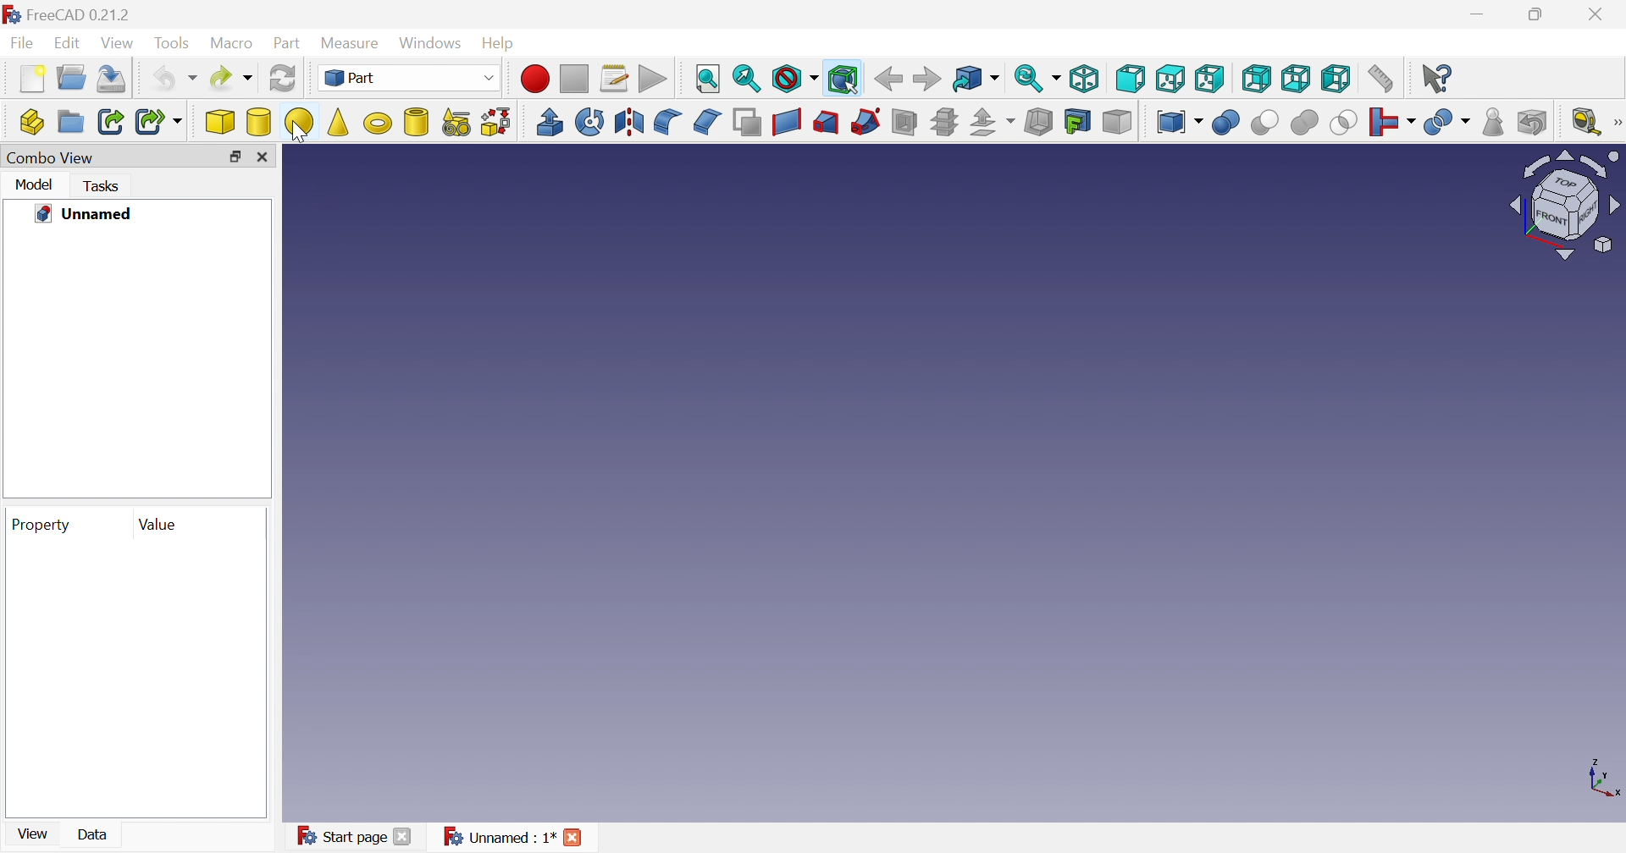 This screenshot has height=853, width=1626. Describe the element at coordinates (1335, 80) in the screenshot. I see `Left` at that location.